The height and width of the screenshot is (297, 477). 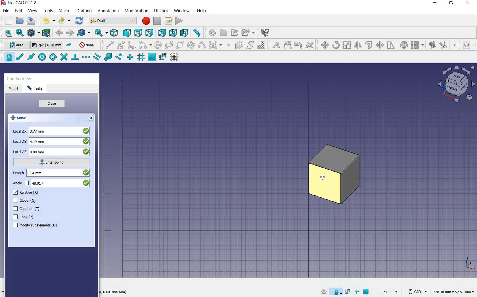 I want to click on undo, so click(x=47, y=20).